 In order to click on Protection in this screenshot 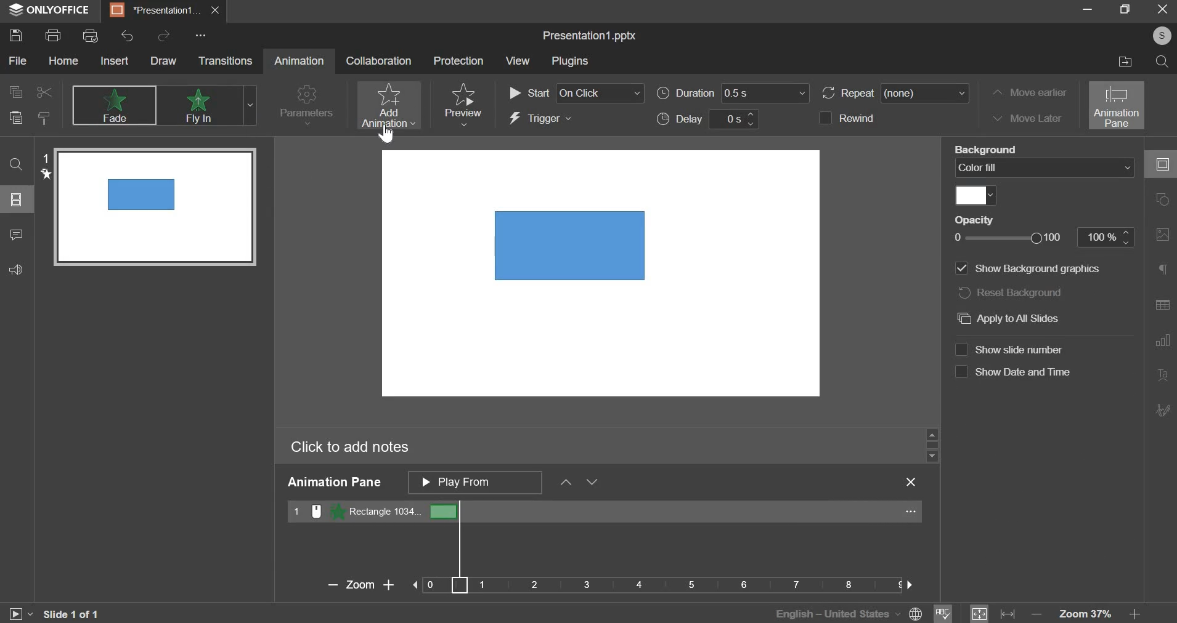, I will do `click(459, 61)`.